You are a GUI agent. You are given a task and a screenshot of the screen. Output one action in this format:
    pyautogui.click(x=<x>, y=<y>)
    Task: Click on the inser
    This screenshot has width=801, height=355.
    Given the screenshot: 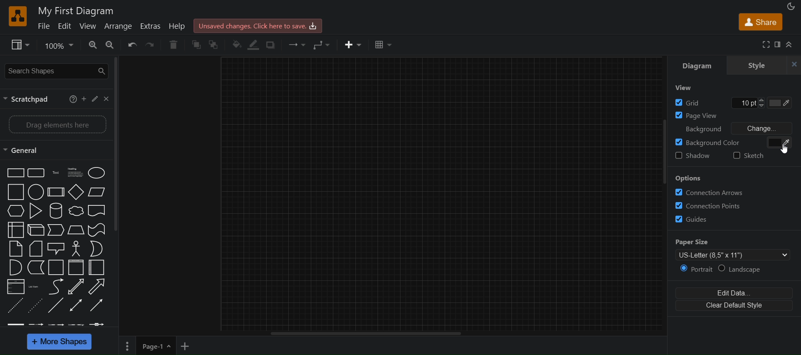 What is the action you would take?
    pyautogui.click(x=354, y=45)
    